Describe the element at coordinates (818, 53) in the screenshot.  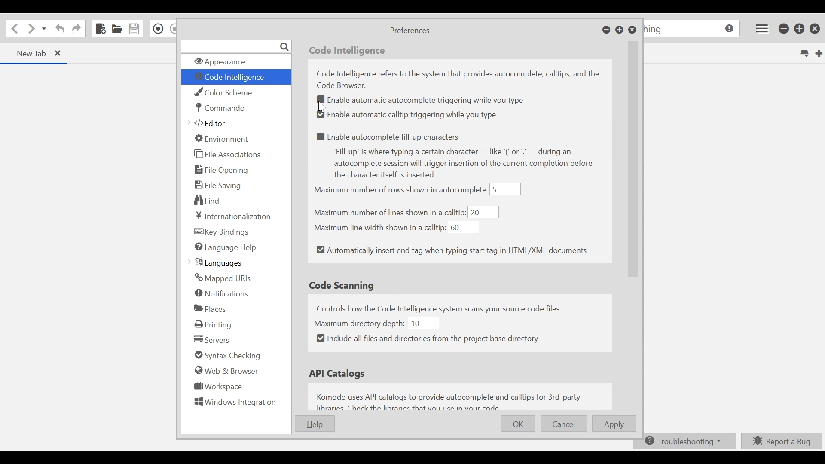
I see `New Tab ` at that location.